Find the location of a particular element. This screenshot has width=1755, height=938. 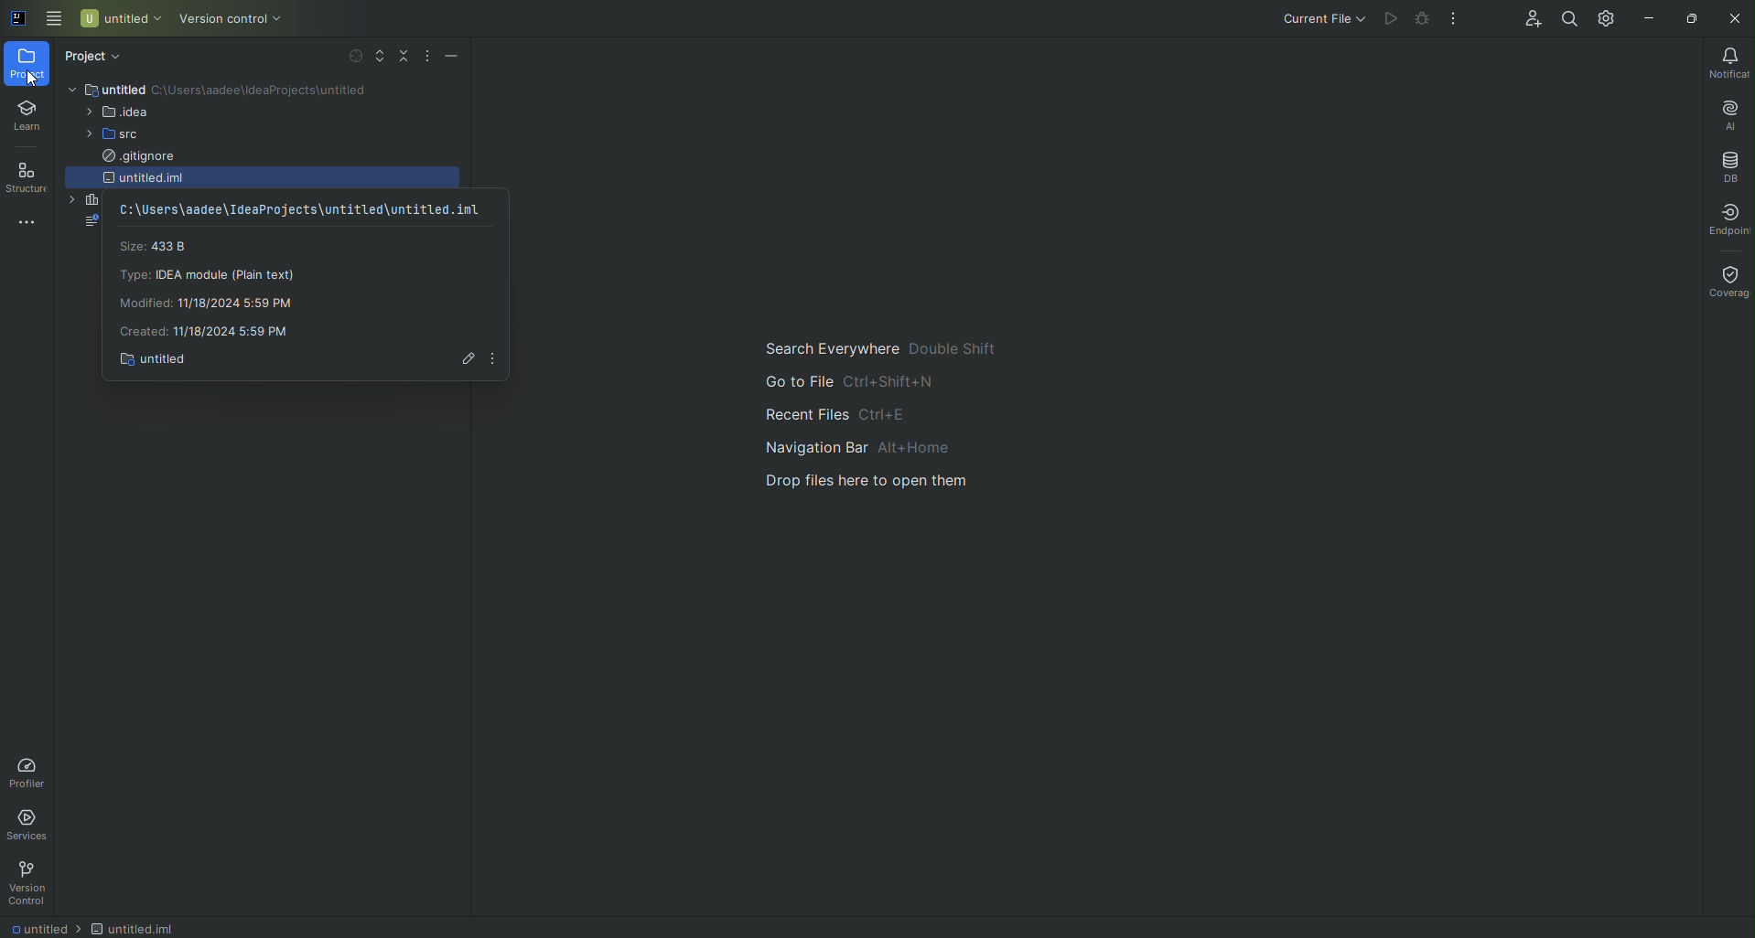

Notifications is located at coordinates (1728, 61).